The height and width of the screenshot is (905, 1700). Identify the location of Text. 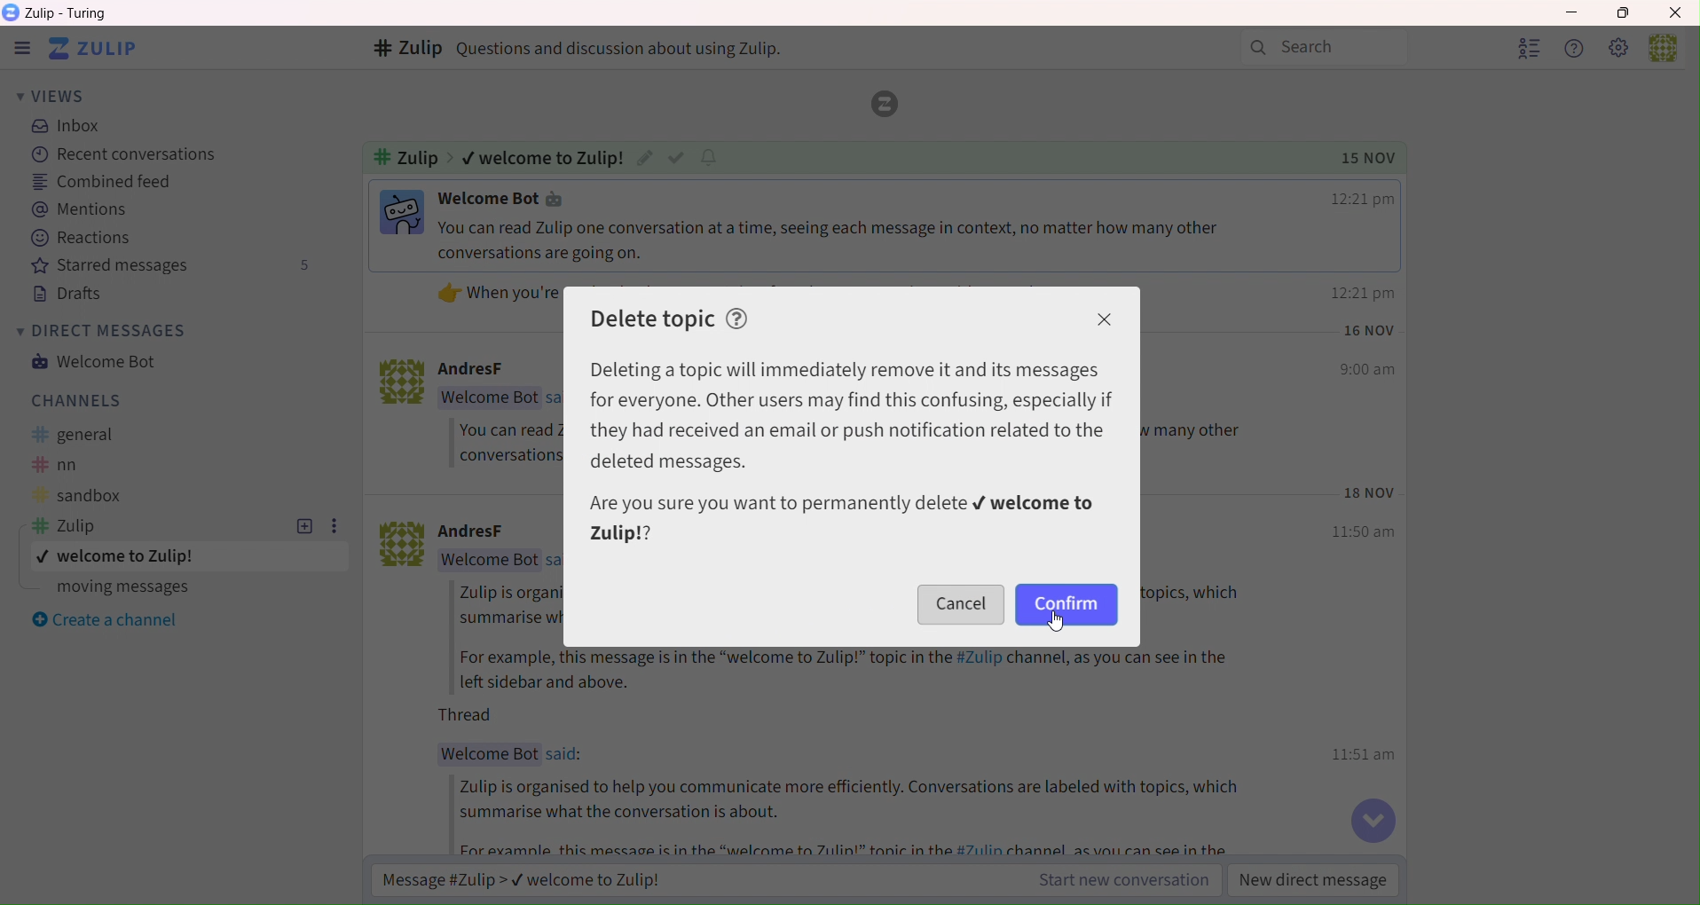
(69, 13).